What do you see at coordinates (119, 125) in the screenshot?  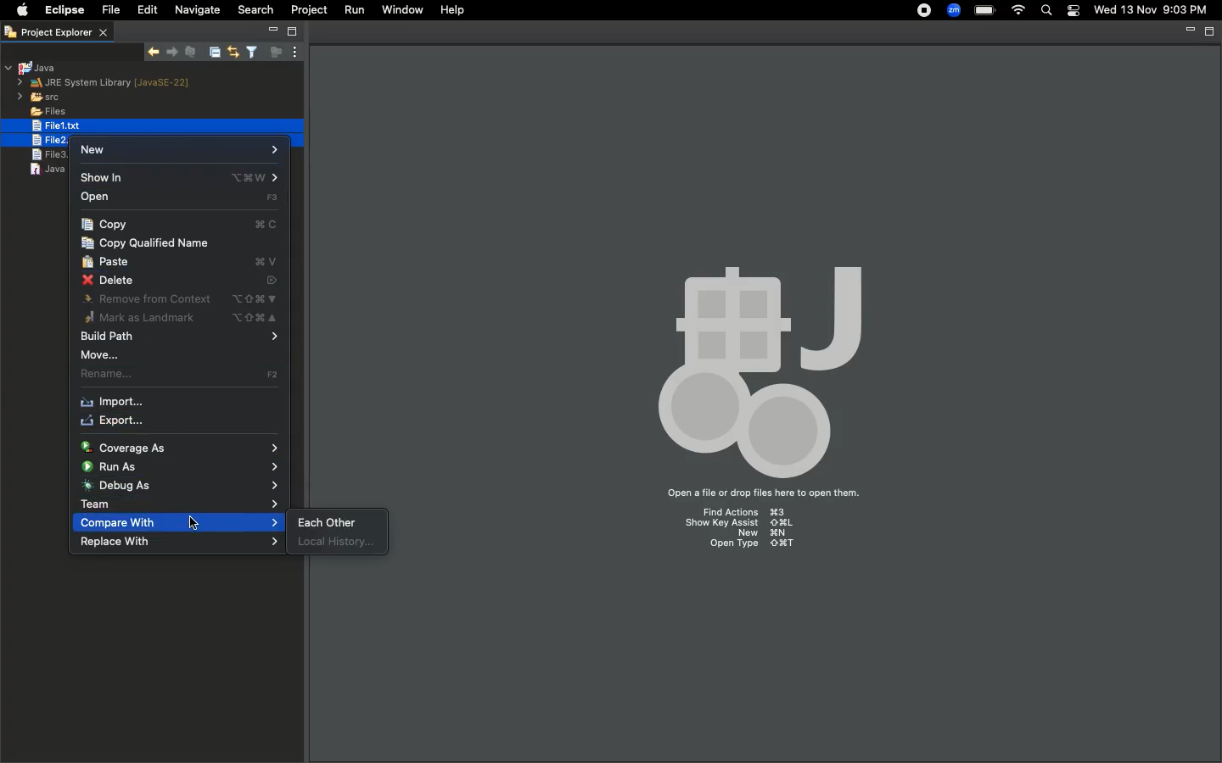 I see `selected files` at bounding box center [119, 125].